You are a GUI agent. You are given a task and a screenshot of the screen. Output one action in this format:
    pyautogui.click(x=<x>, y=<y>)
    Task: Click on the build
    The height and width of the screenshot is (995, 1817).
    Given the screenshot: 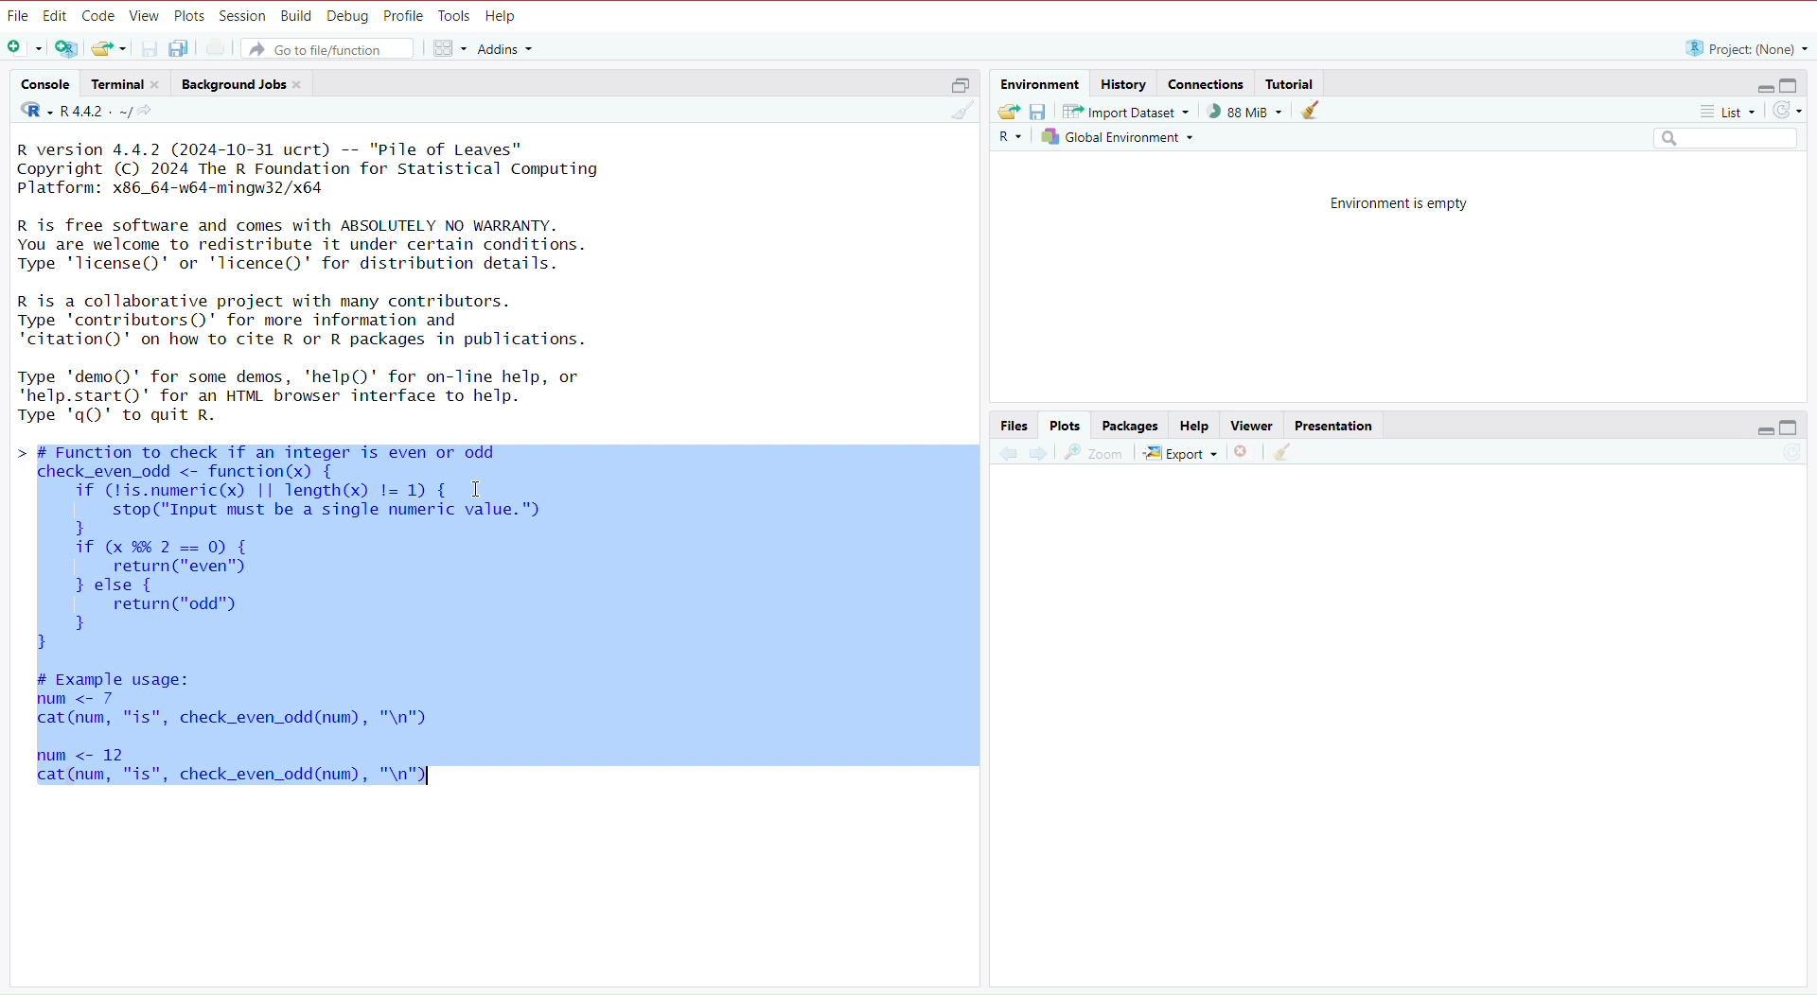 What is the action you would take?
    pyautogui.click(x=296, y=17)
    